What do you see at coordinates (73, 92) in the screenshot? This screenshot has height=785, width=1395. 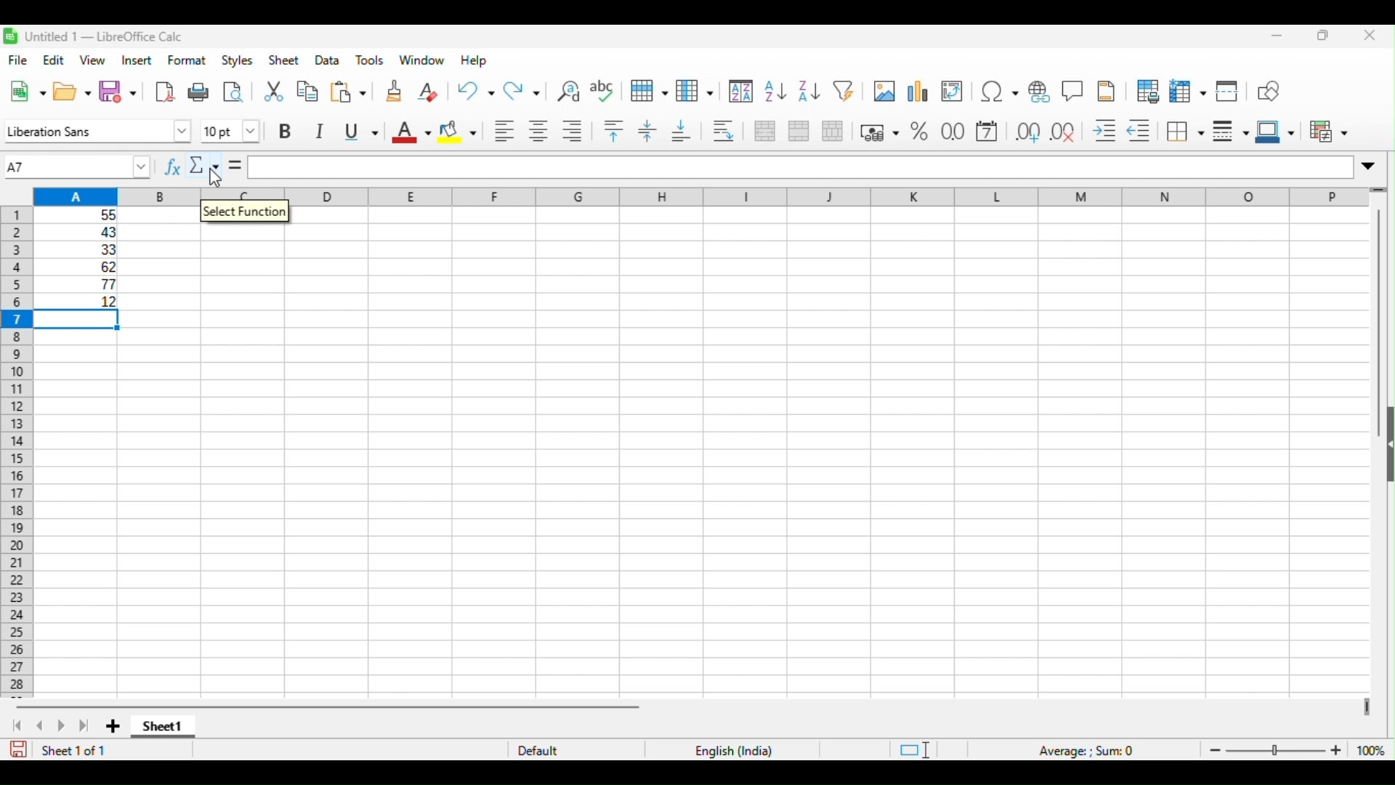 I see `open` at bounding box center [73, 92].